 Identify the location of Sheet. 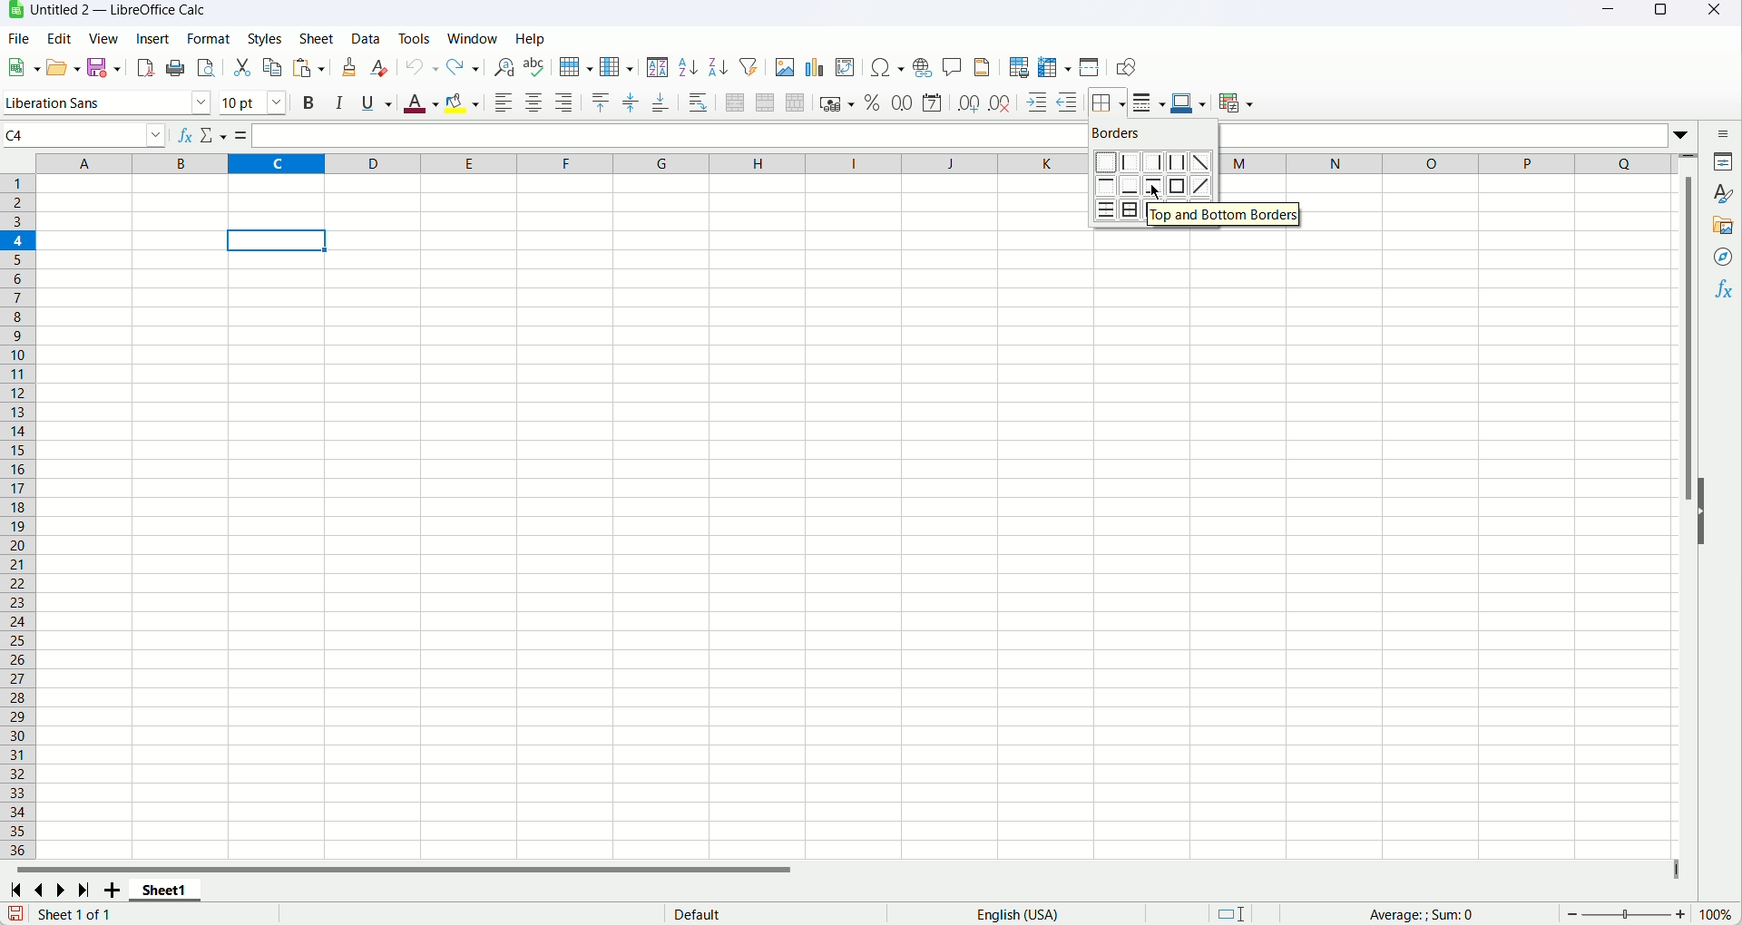
(316, 39).